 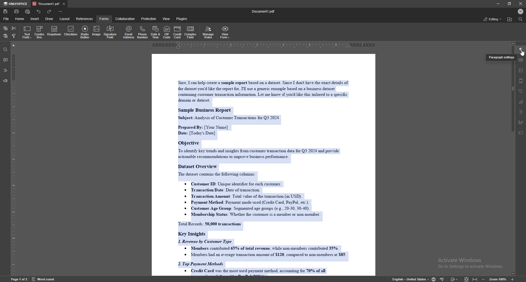 I want to click on spell check, so click(x=443, y=278).